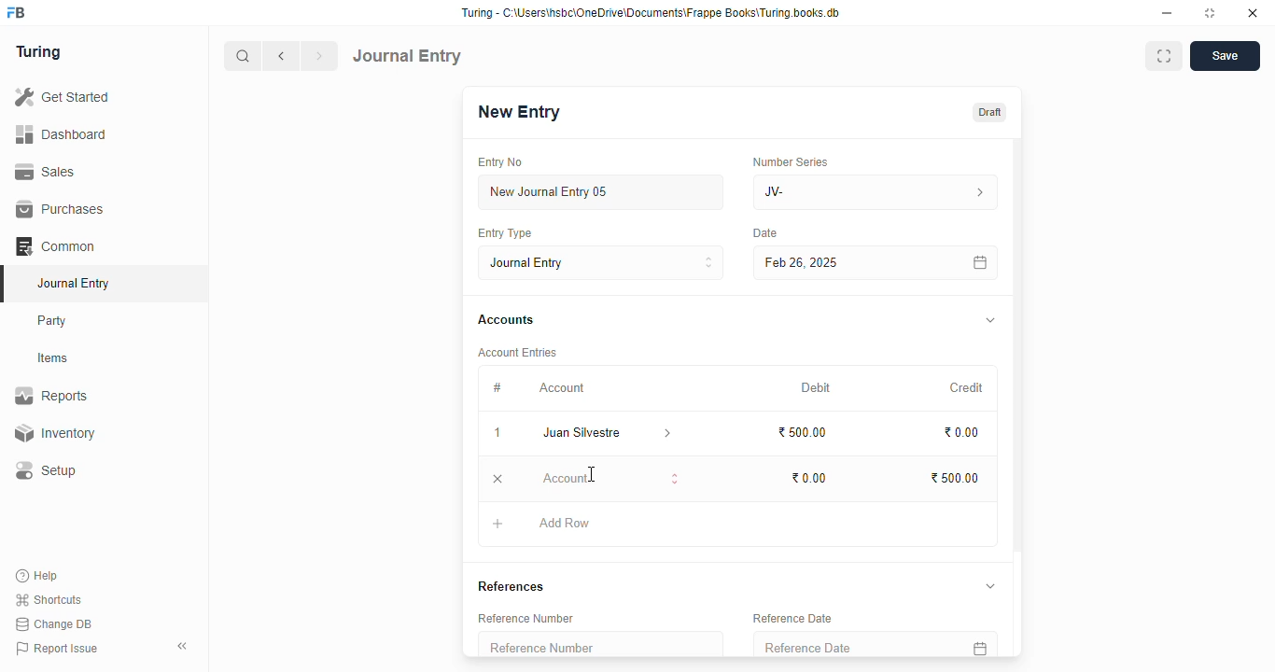 Image resolution: width=1275 pixels, height=672 pixels. Describe the element at coordinates (321, 56) in the screenshot. I see `next` at that location.